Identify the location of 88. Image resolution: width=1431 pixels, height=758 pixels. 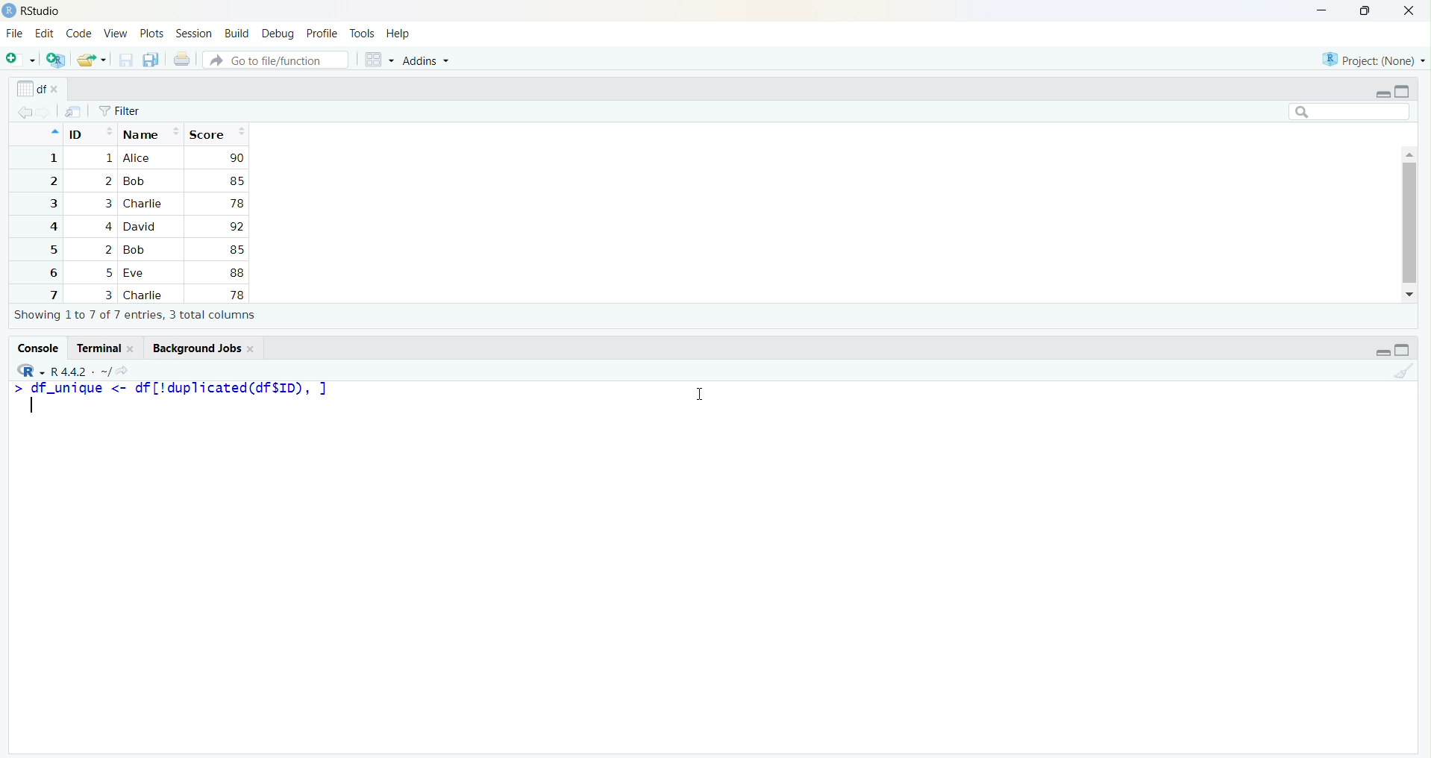
(237, 272).